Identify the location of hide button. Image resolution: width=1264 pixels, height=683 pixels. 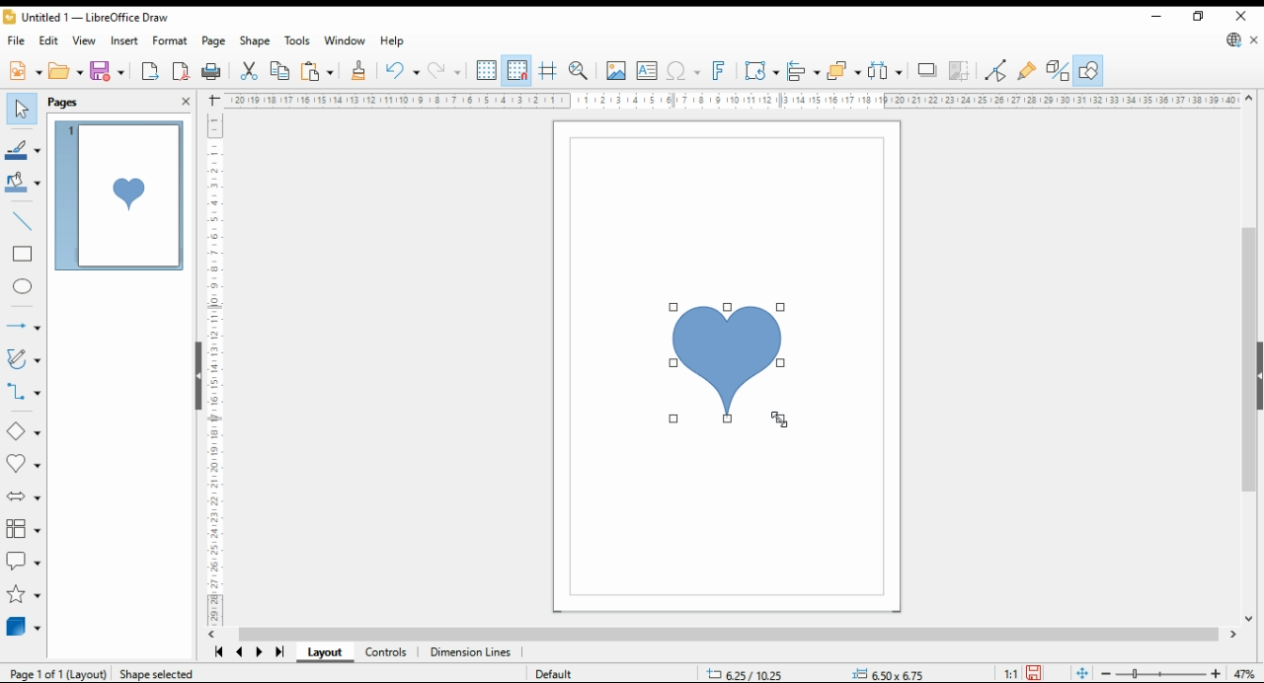
(197, 375).